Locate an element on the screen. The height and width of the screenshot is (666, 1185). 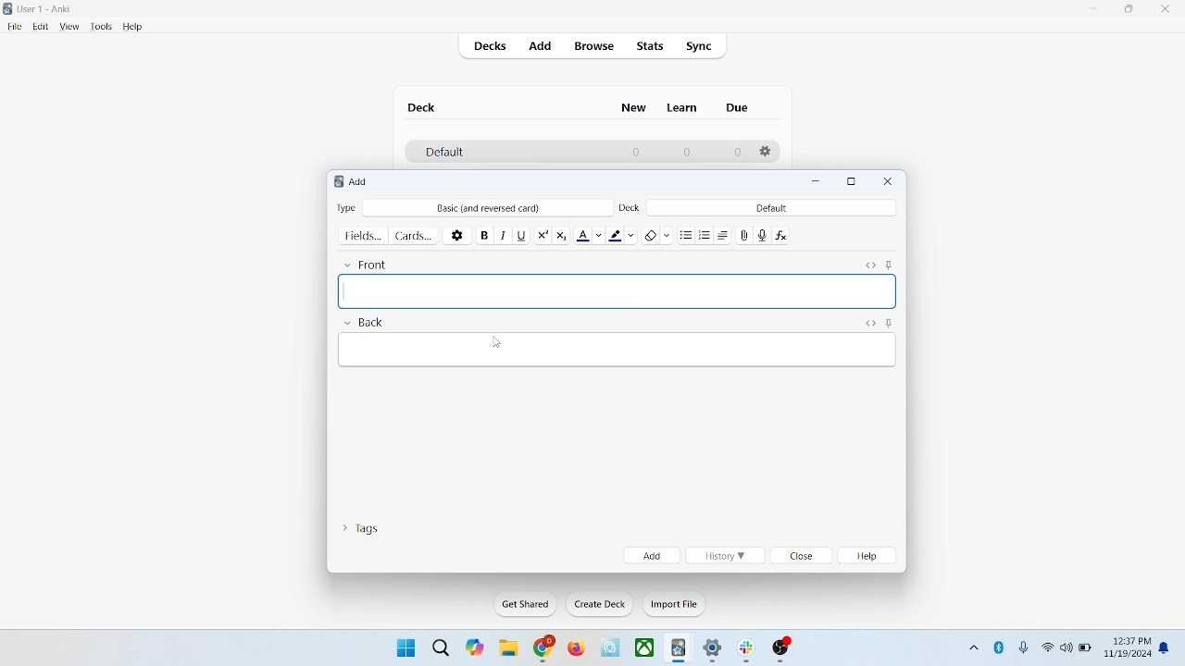
fields is located at coordinates (363, 234).